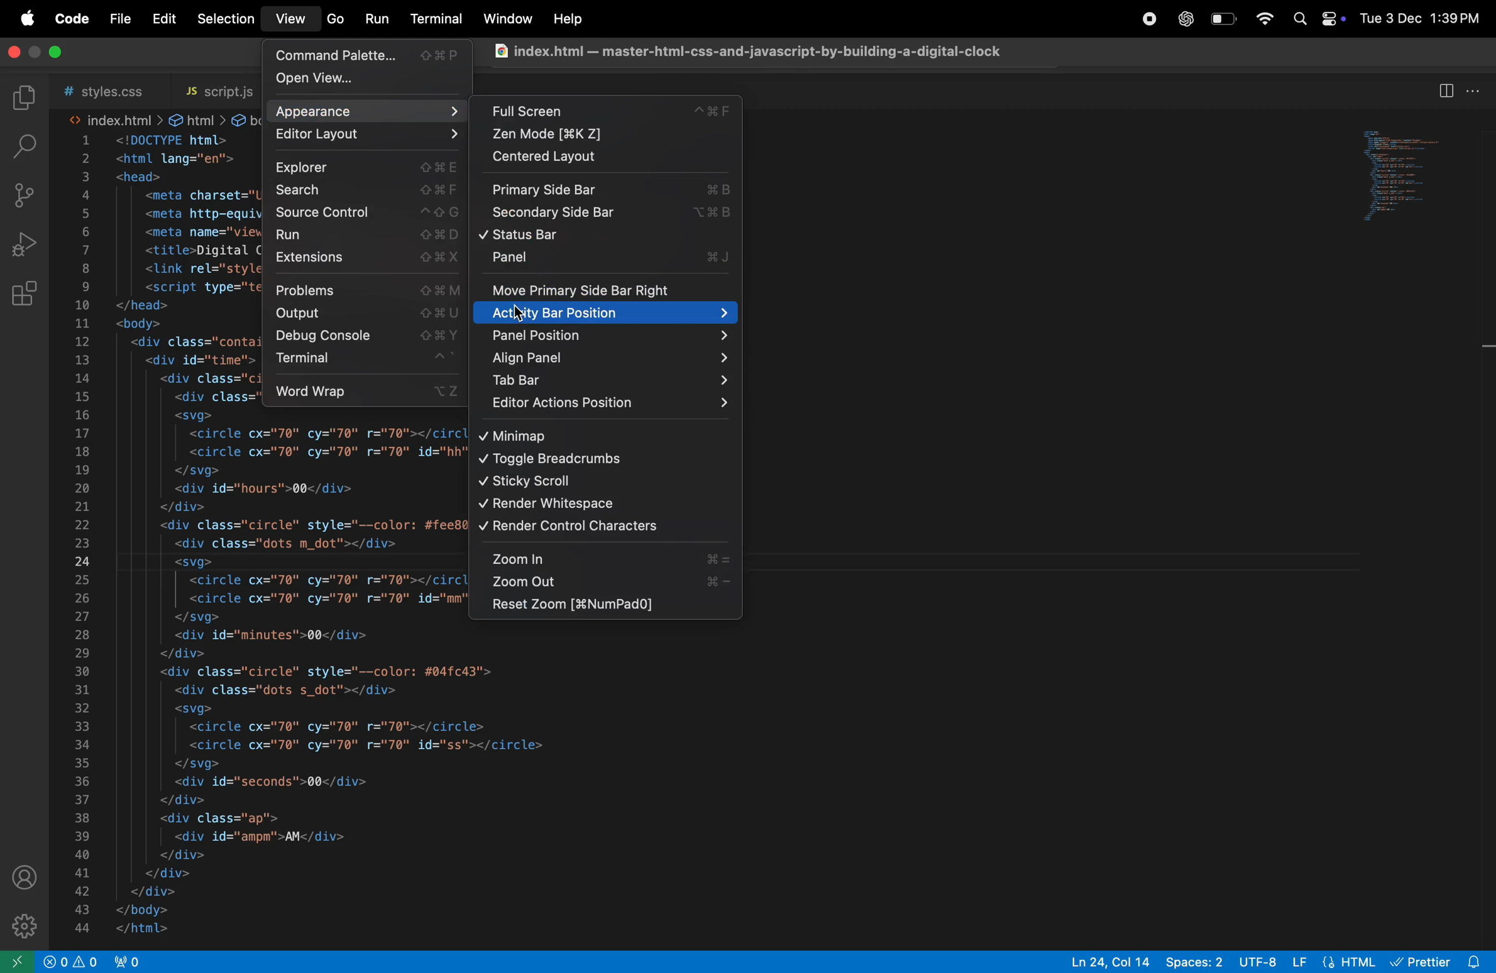  What do you see at coordinates (377, 21) in the screenshot?
I see `run` at bounding box center [377, 21].